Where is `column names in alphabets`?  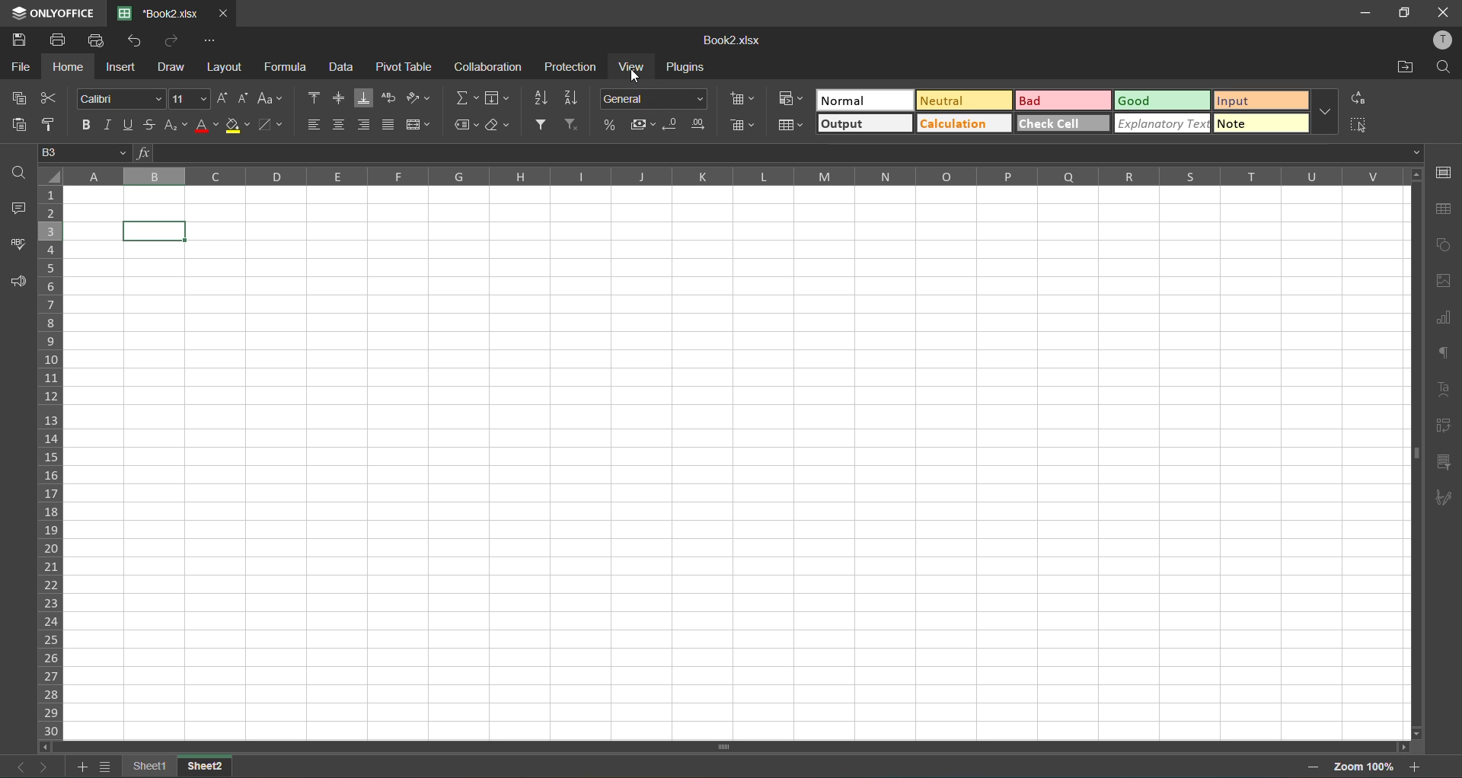
column names in alphabets is located at coordinates (730, 177).